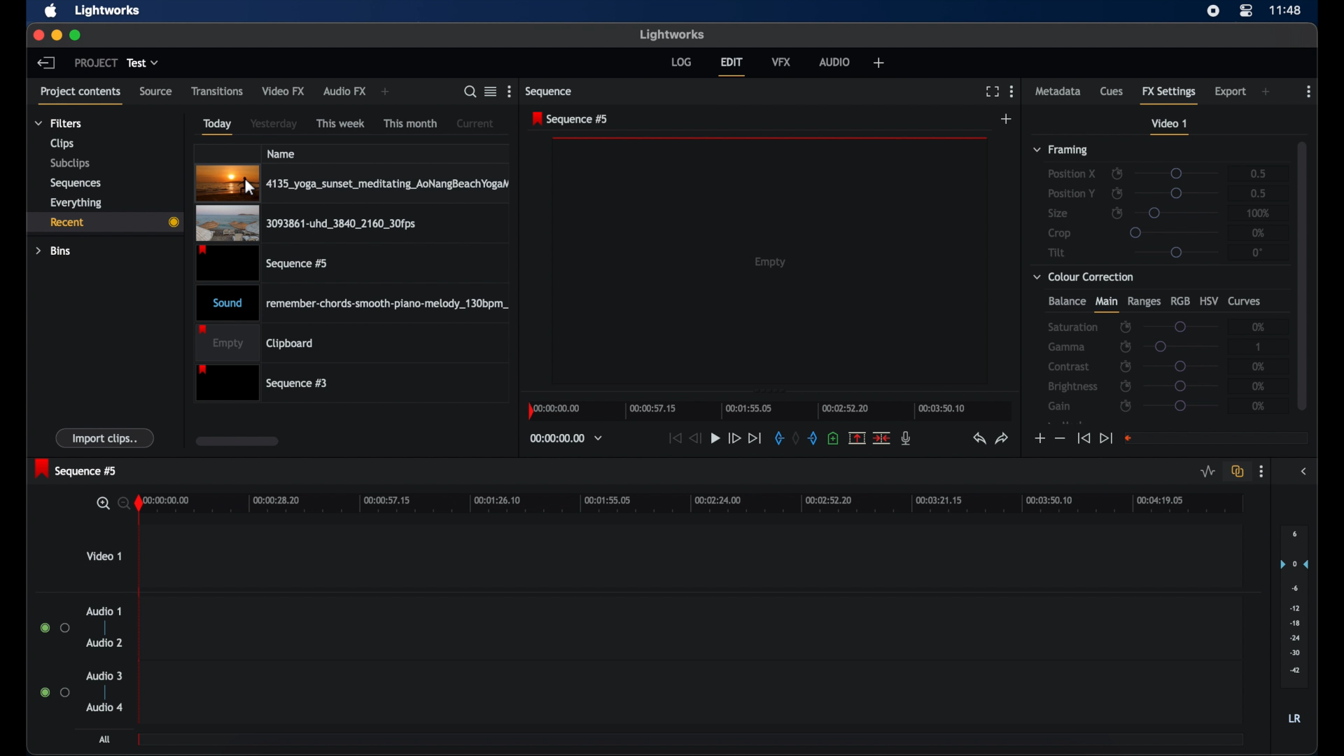 This screenshot has height=756, width=1344. Describe the element at coordinates (237, 441) in the screenshot. I see `scroll box` at that location.